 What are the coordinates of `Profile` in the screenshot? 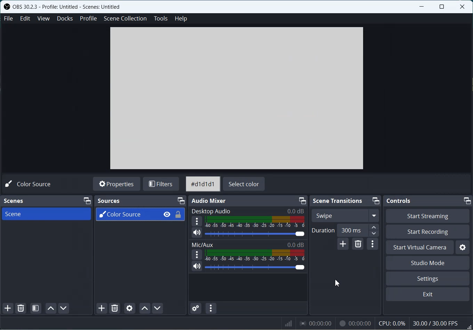 It's located at (88, 18).